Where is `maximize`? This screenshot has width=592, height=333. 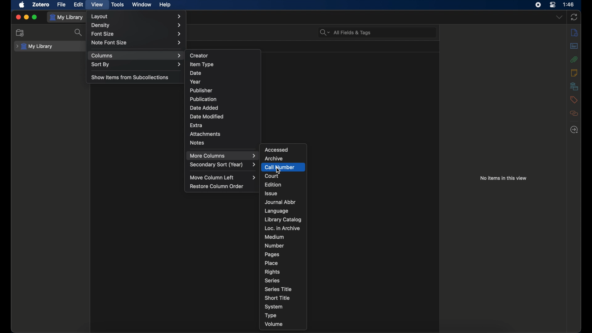
maximize is located at coordinates (35, 17).